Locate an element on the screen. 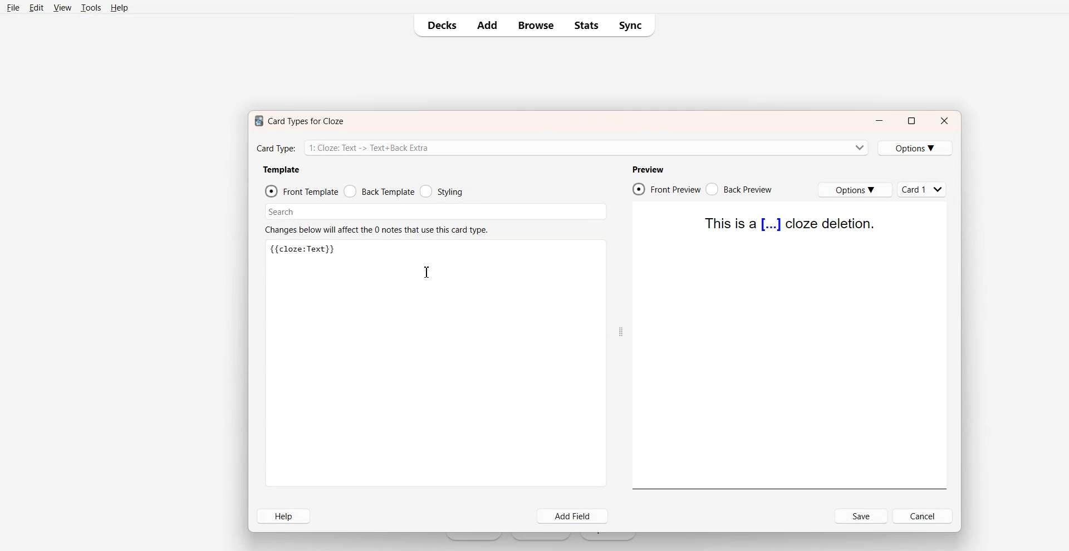 This screenshot has width=1069, height=551. Text 2 is located at coordinates (376, 229).